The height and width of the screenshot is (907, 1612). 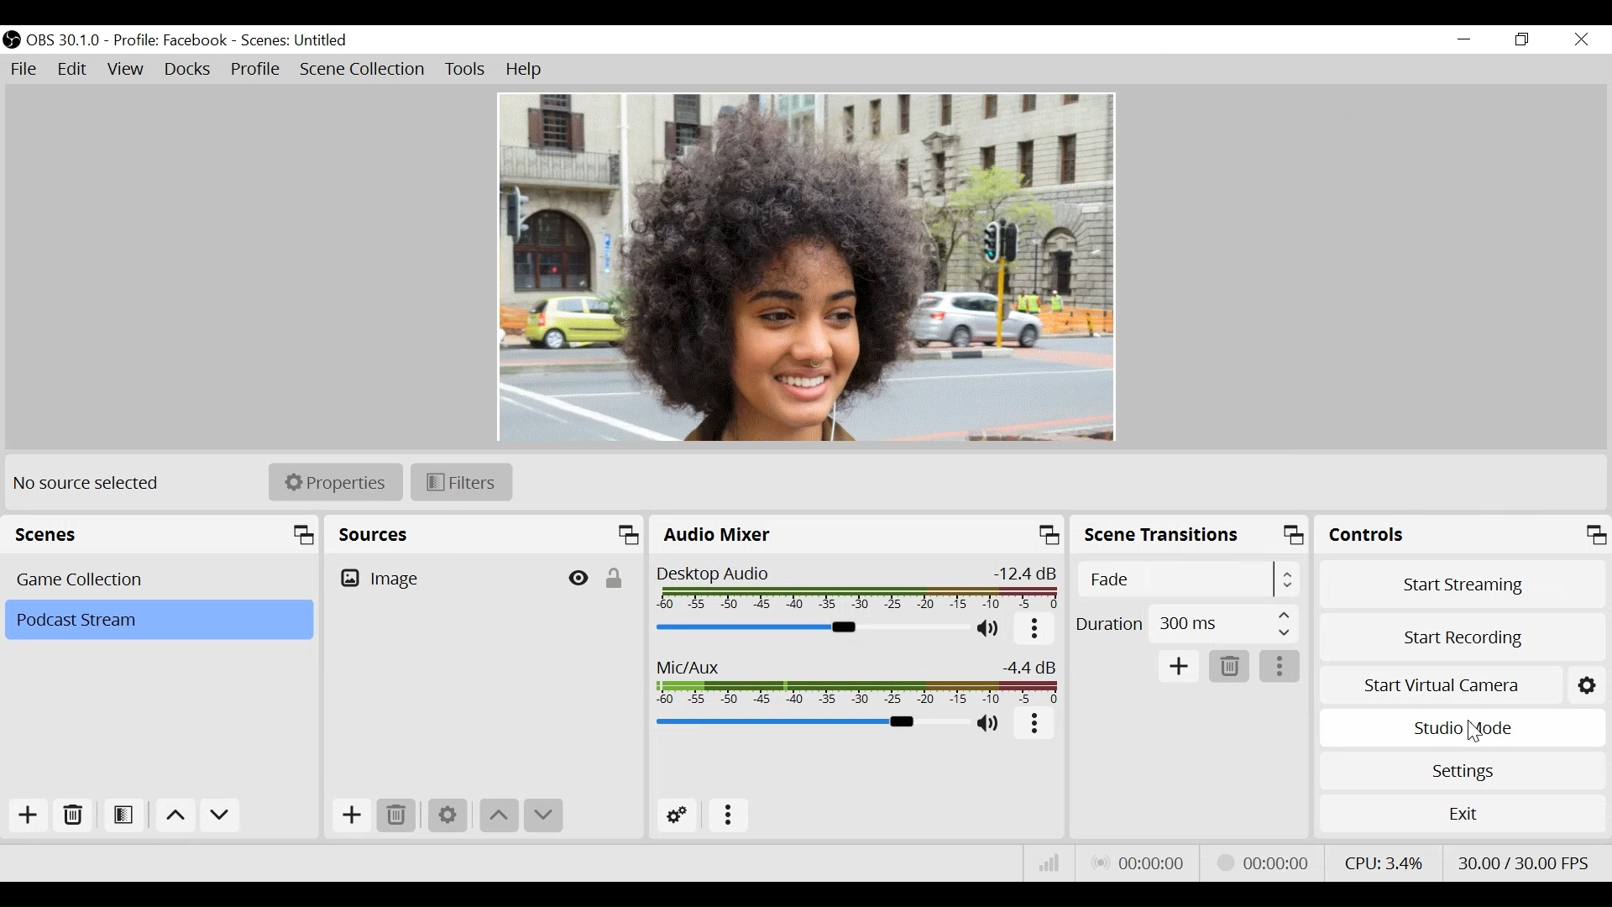 I want to click on more options, so click(x=730, y=815).